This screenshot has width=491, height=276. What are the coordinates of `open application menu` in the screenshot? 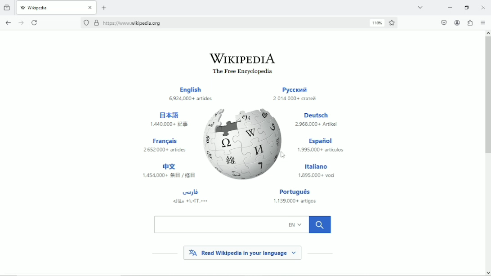 It's located at (482, 22).